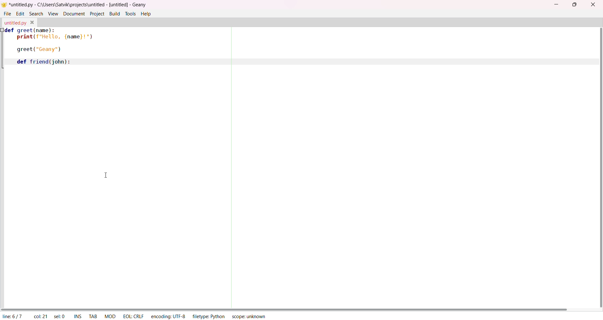 The image size is (603, 320). Describe the element at coordinates (7, 14) in the screenshot. I see `file` at that location.